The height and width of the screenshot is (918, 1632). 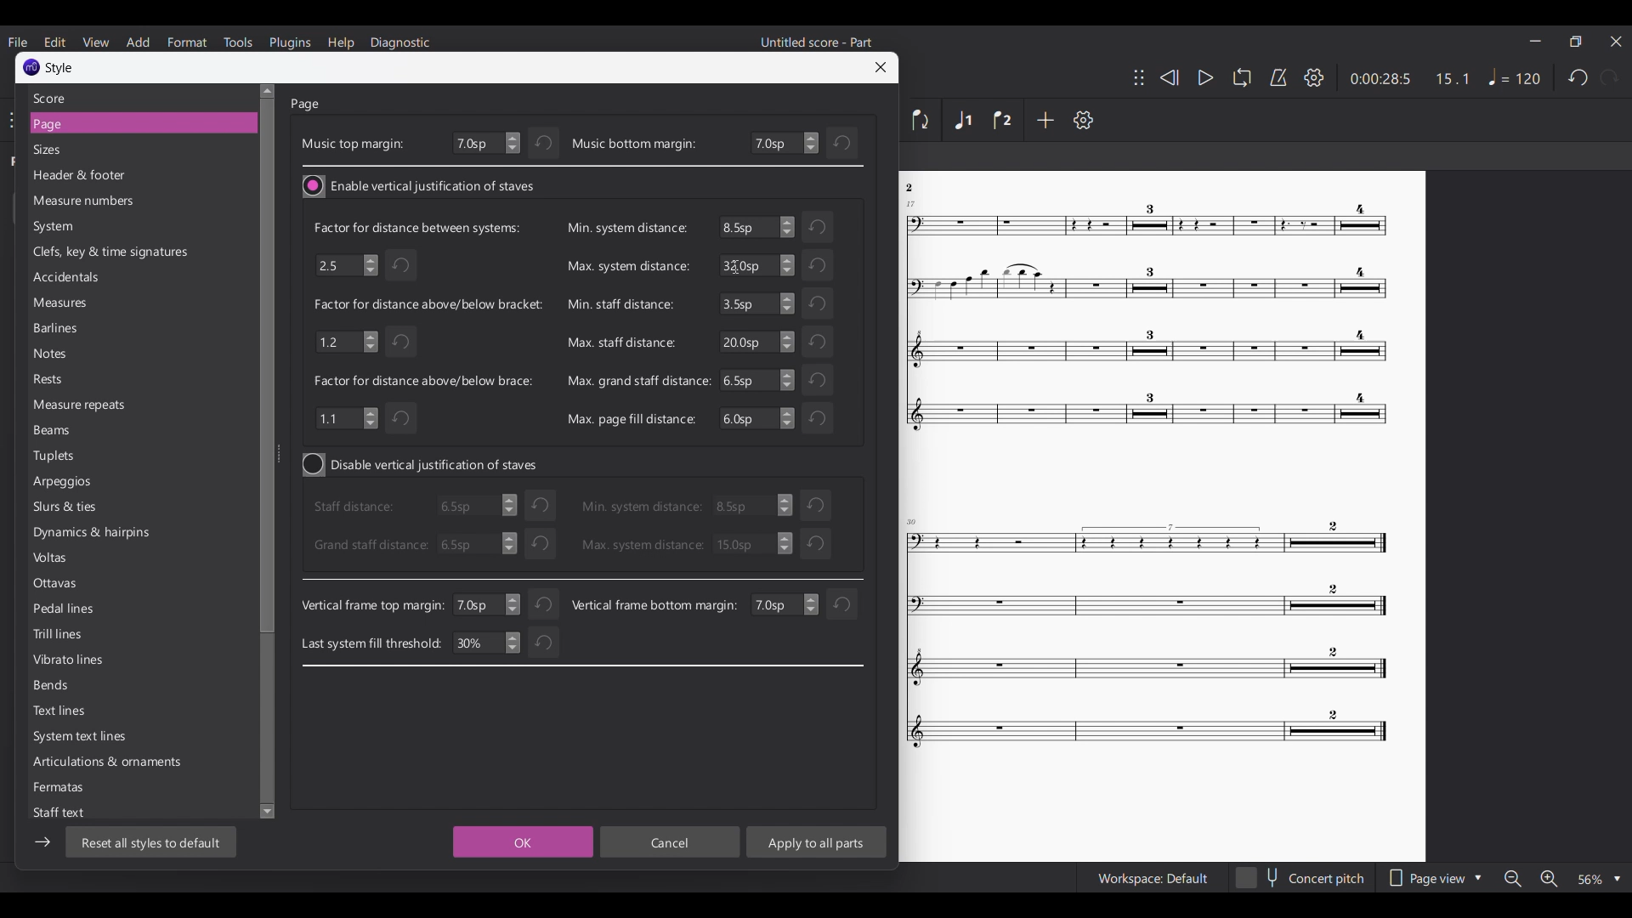 What do you see at coordinates (1045, 119) in the screenshot?
I see `Add` at bounding box center [1045, 119].